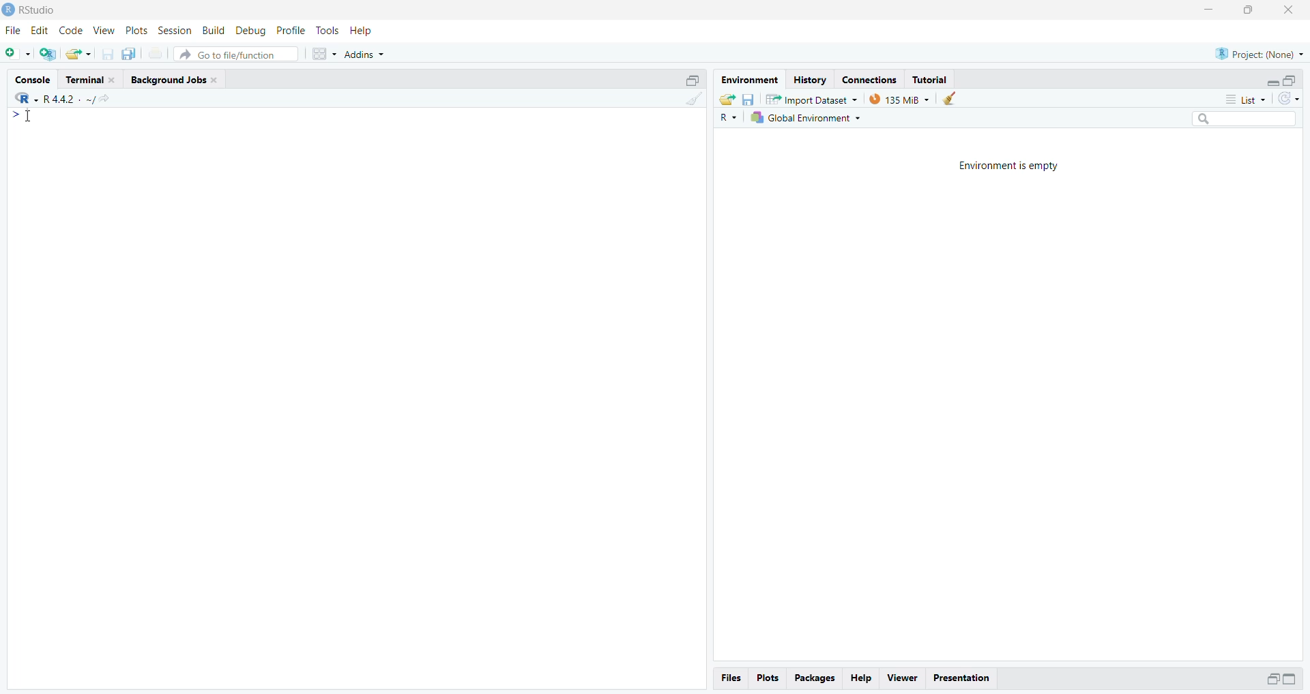 The image size is (1310, 694). I want to click on Edit, so click(40, 31).